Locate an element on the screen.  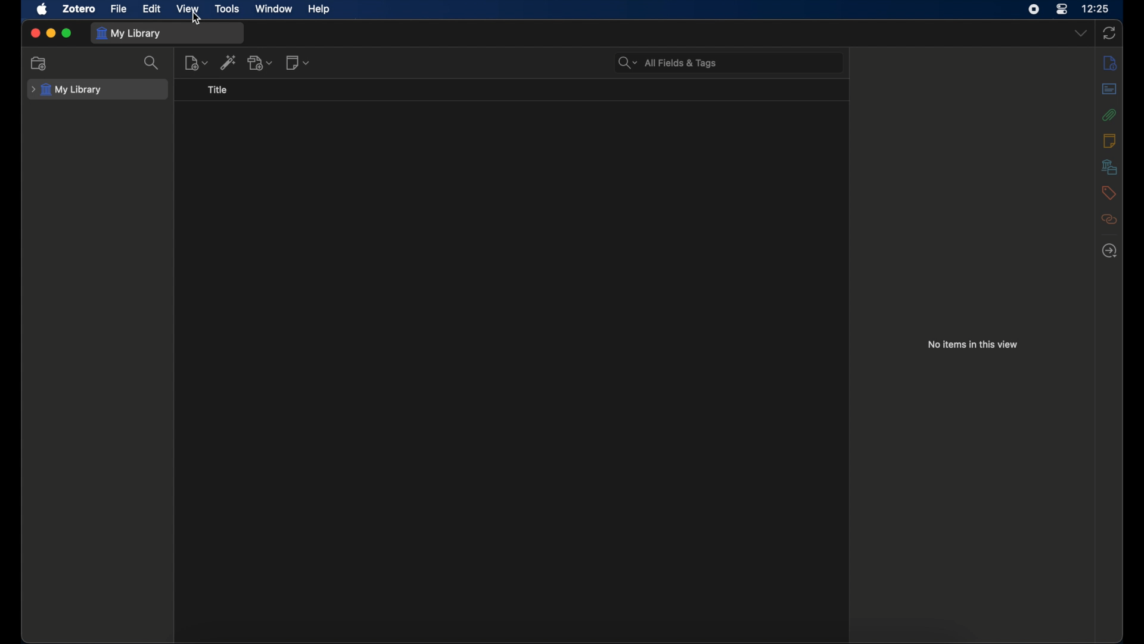
search is located at coordinates (151, 63).